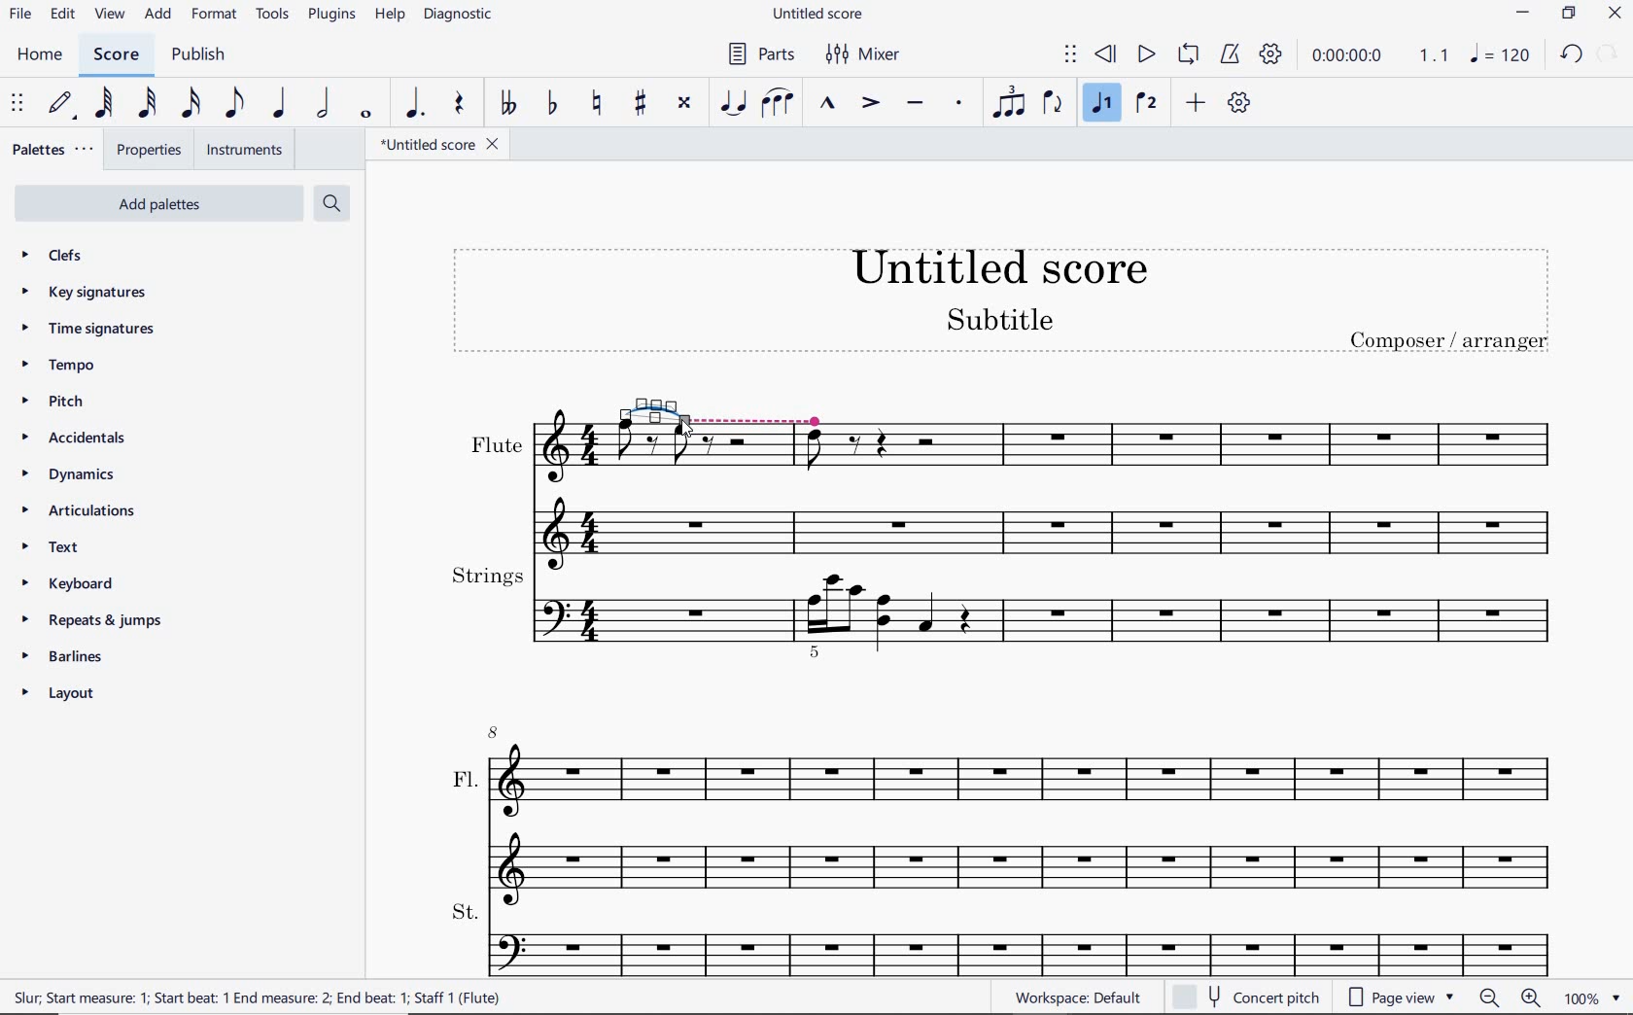  I want to click on STACCATO, so click(959, 104).